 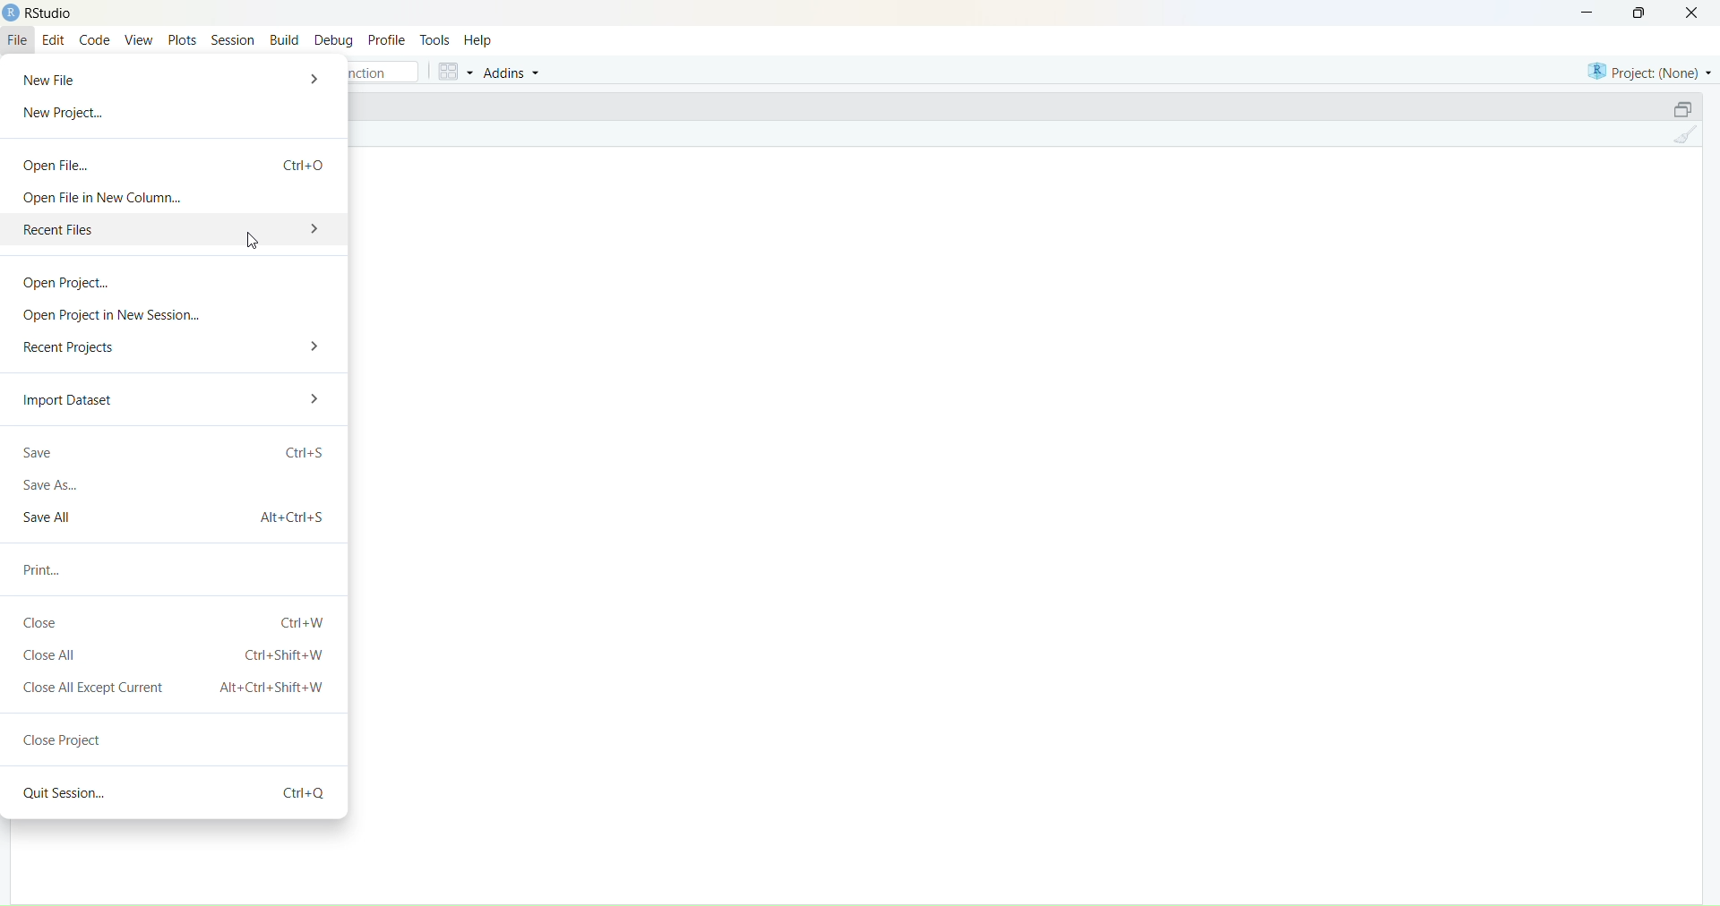 I want to click on Code, so click(x=96, y=41).